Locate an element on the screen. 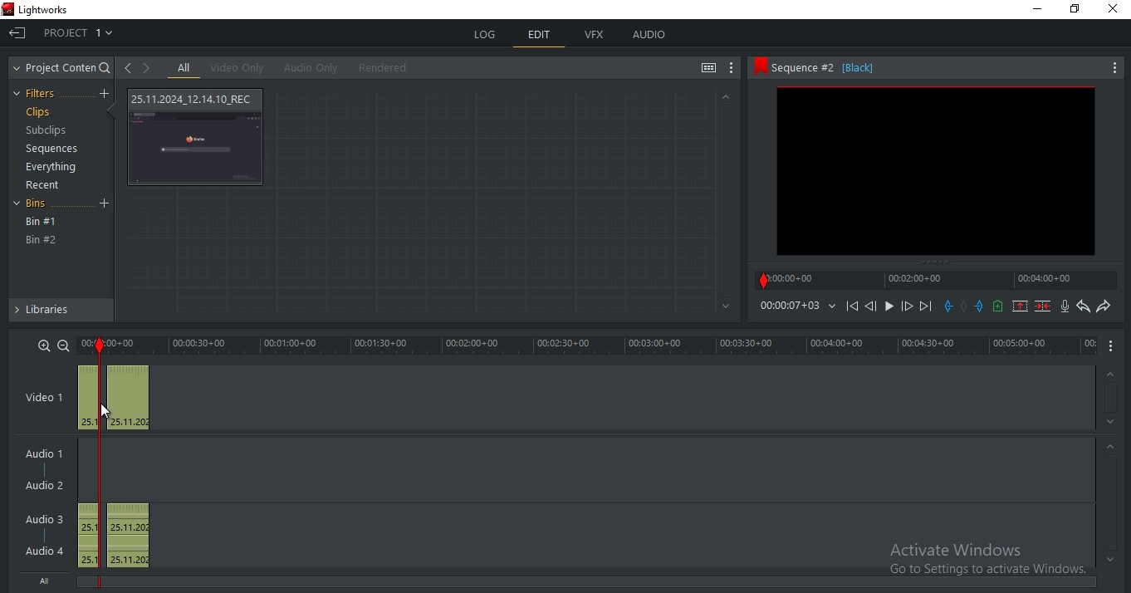 This screenshot has width=1131, height=593. remove marked section is located at coordinates (1021, 306).